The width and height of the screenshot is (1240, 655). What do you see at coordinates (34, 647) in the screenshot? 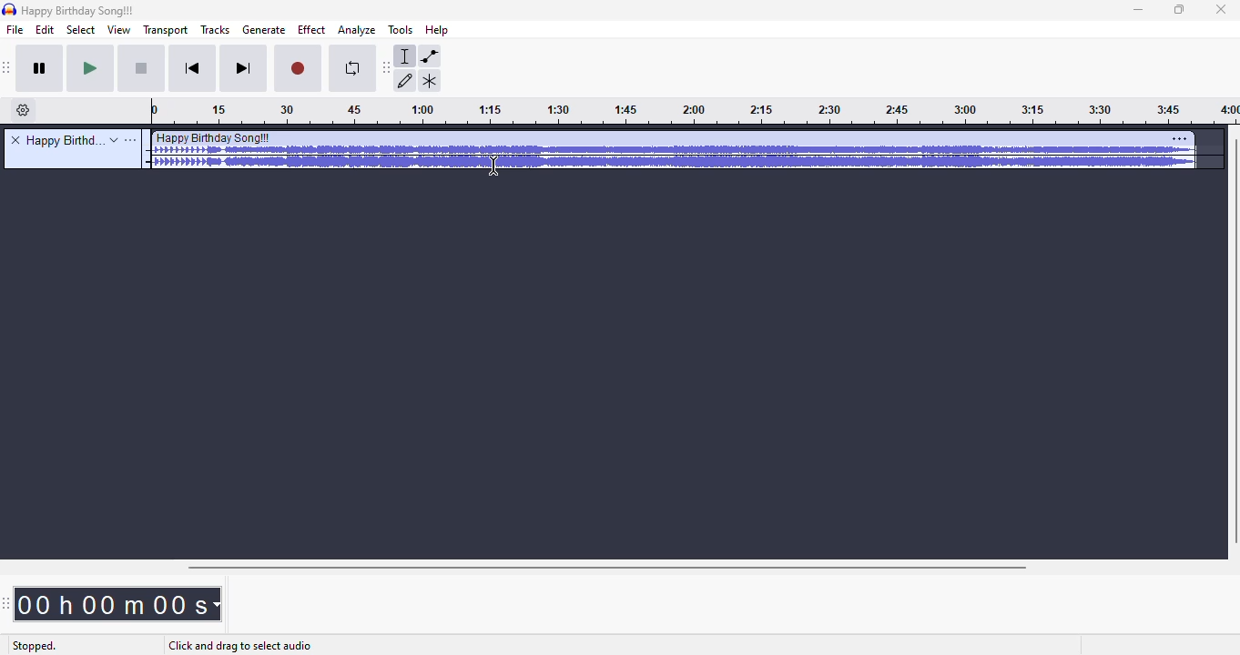
I see `stopped.` at bounding box center [34, 647].